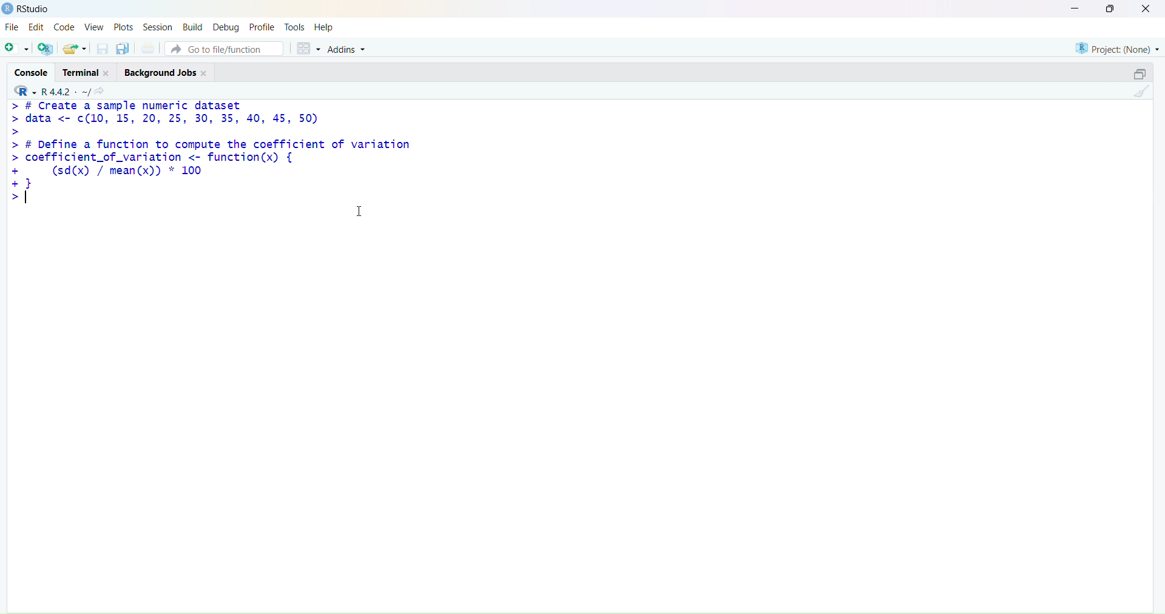 The image size is (1165, 614). What do you see at coordinates (1117, 49) in the screenshot?
I see `project (none)` at bounding box center [1117, 49].